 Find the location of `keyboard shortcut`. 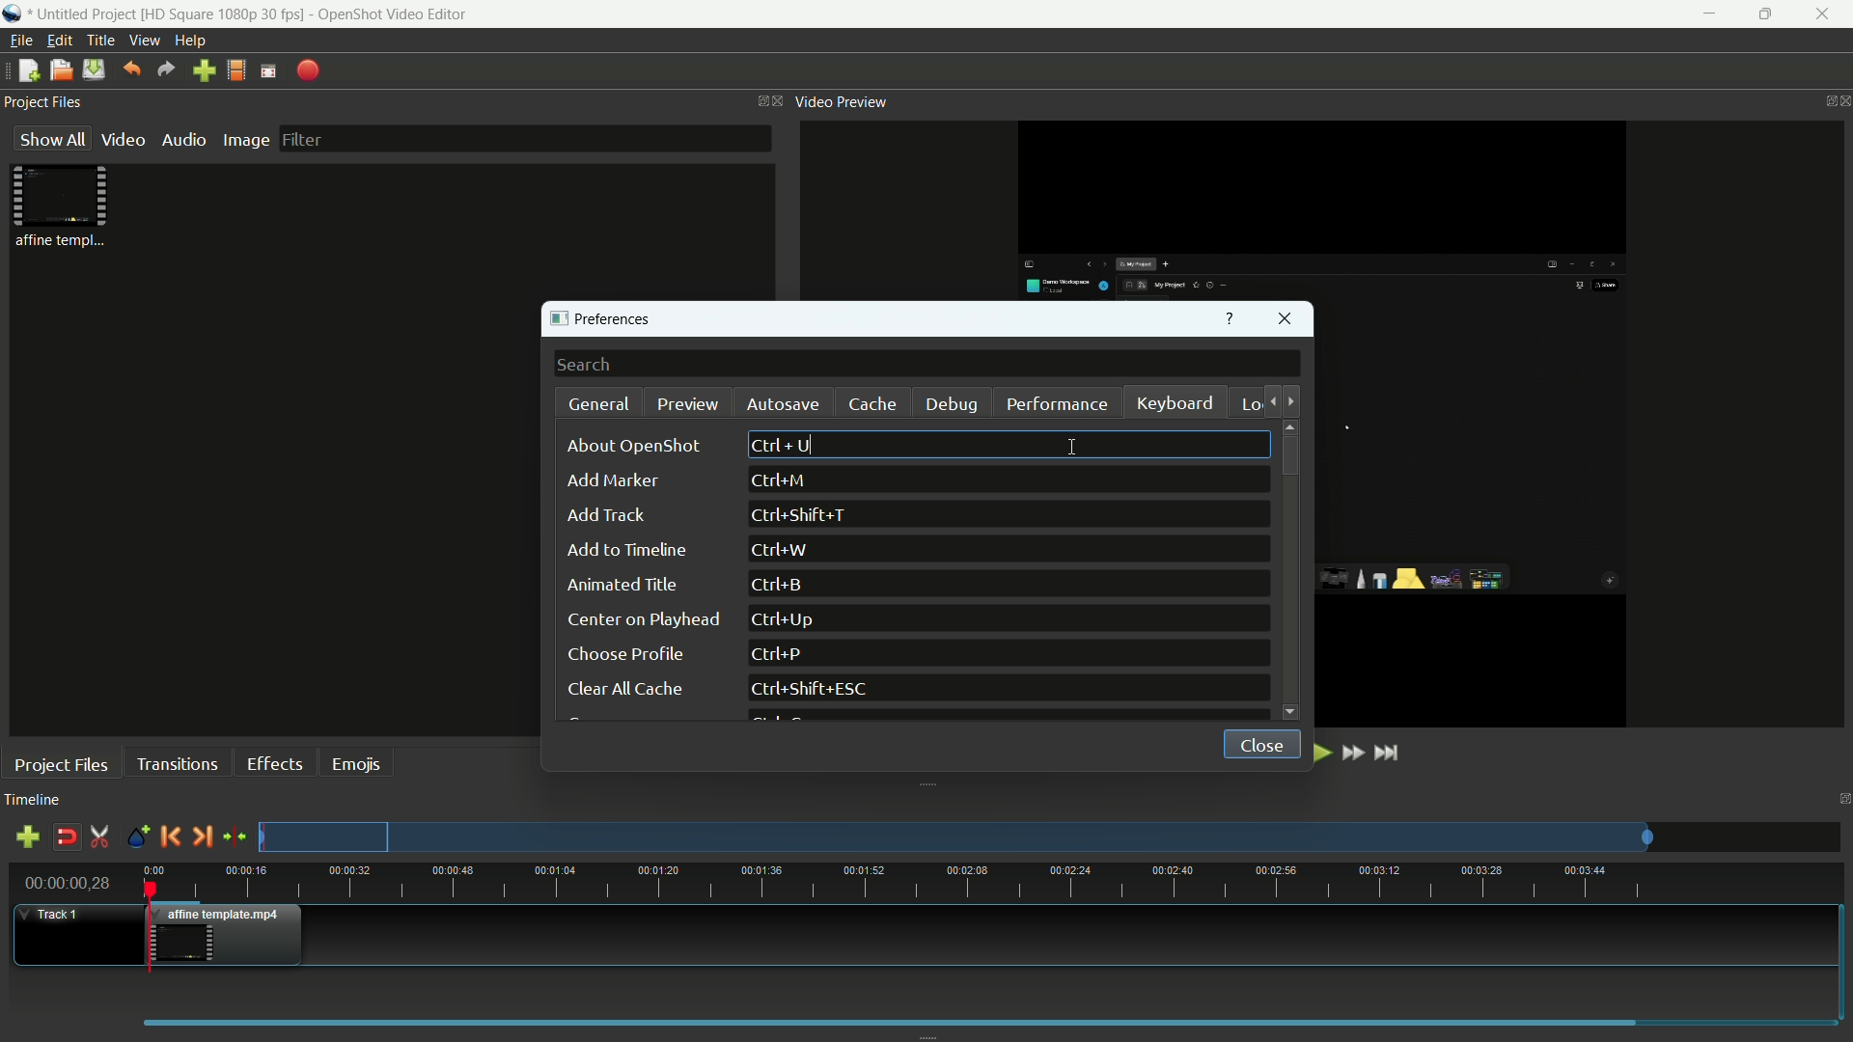

keyboard shortcut is located at coordinates (775, 655).